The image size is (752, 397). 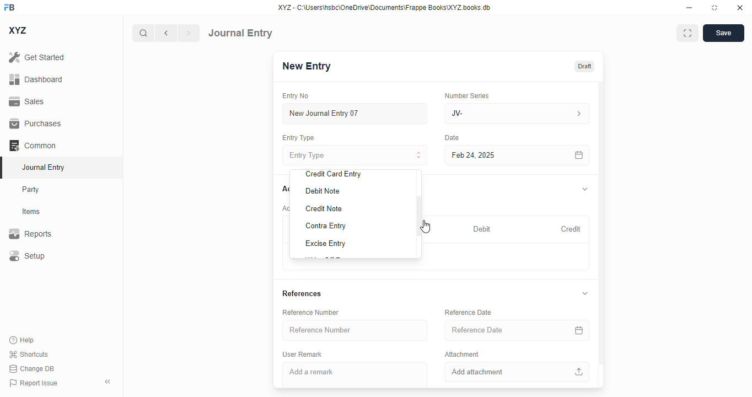 What do you see at coordinates (586, 293) in the screenshot?
I see `toggle expand/collapse` at bounding box center [586, 293].